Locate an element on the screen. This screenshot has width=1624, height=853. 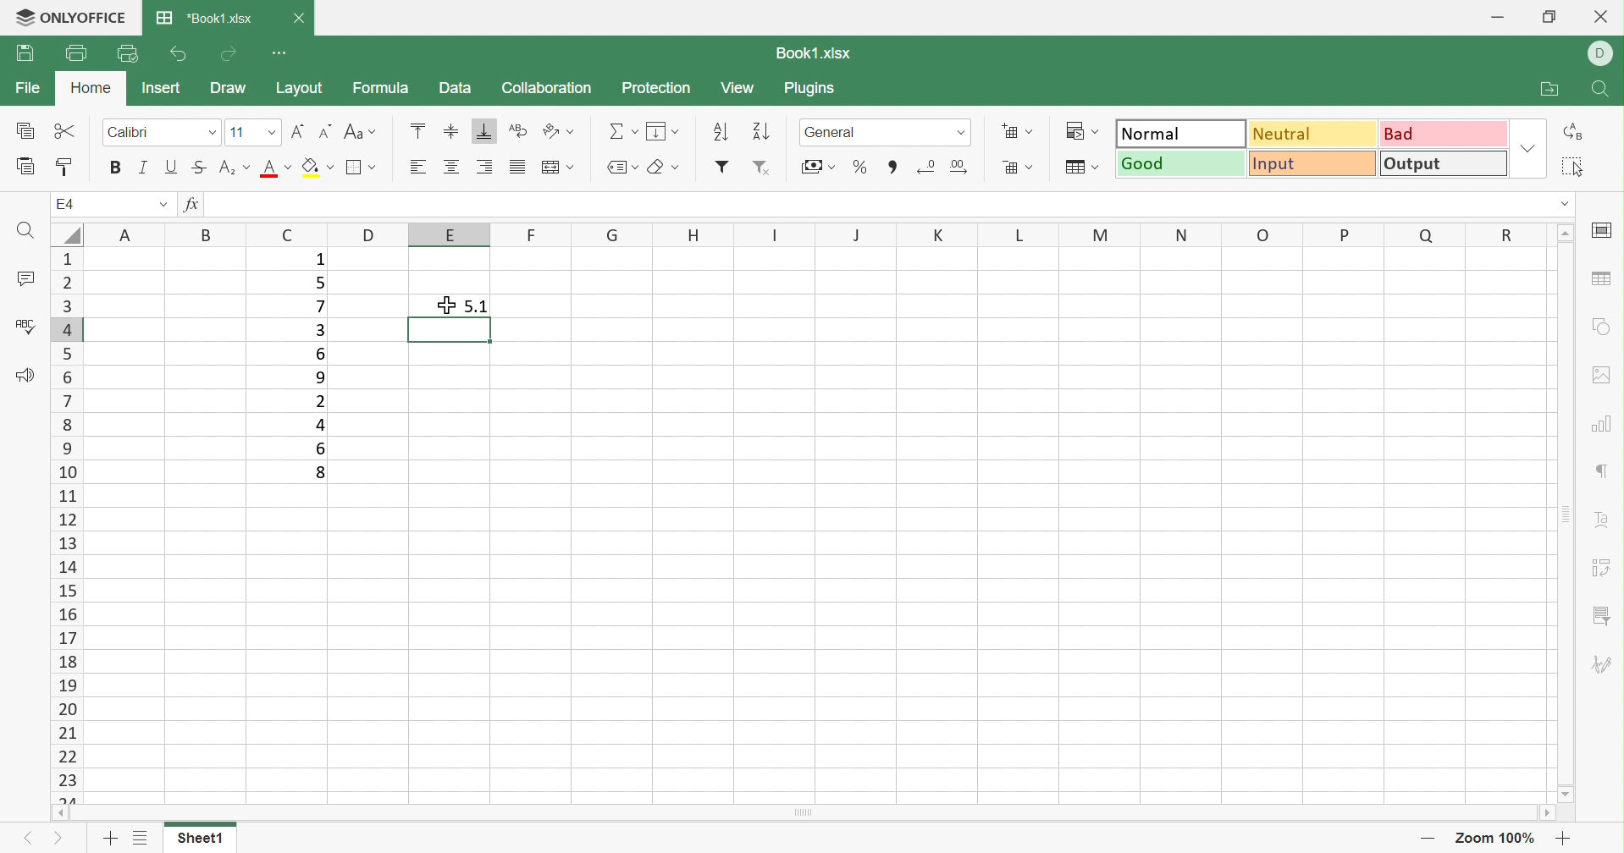
Justified is located at coordinates (516, 167).